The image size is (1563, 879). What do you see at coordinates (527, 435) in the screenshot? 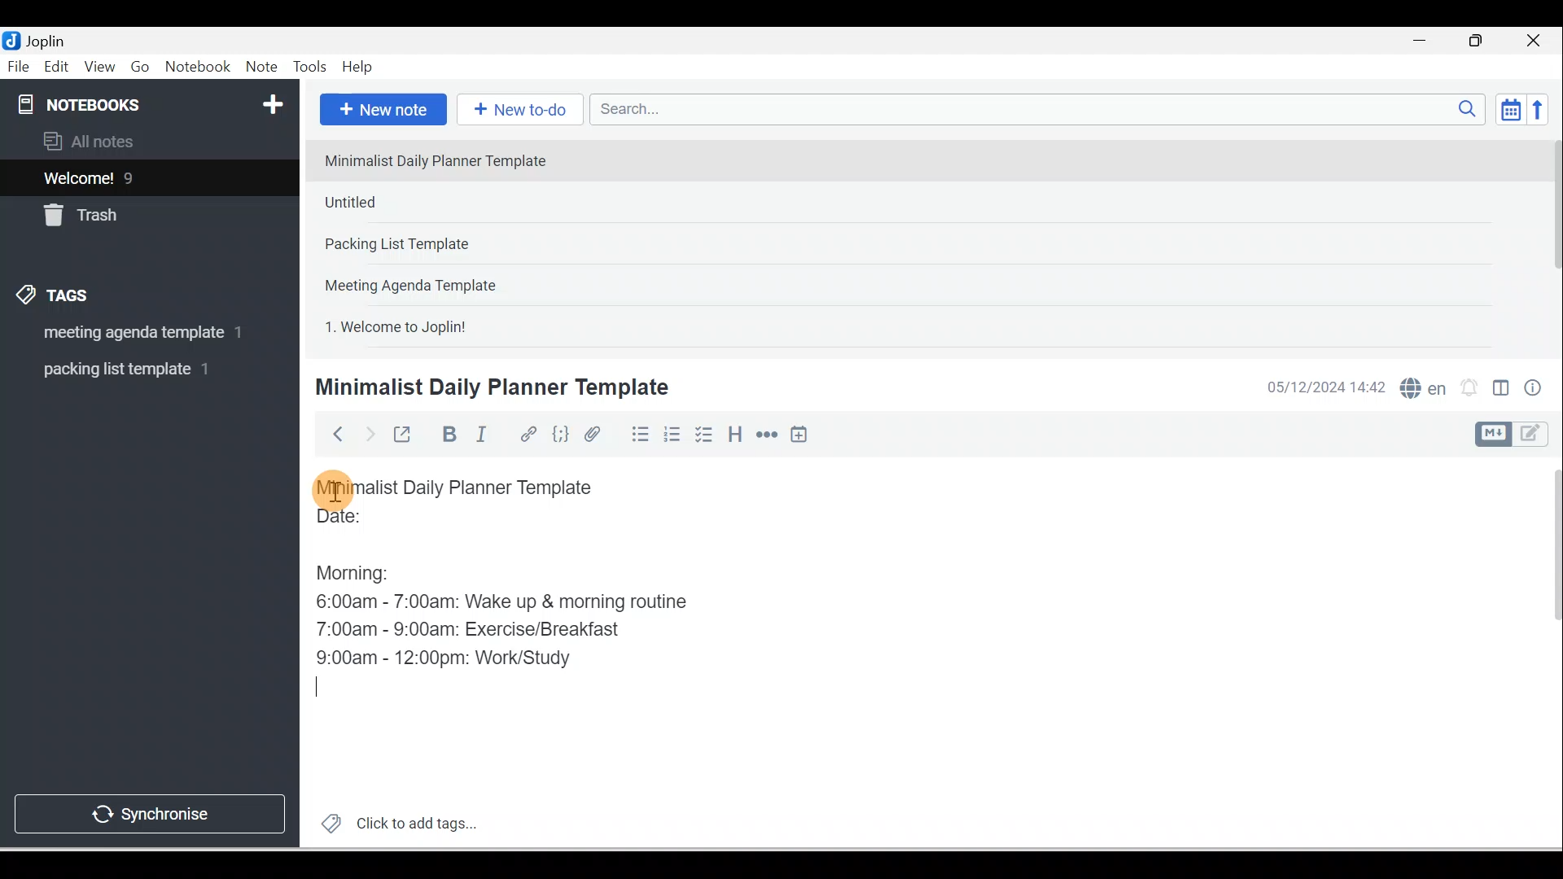
I see `Hyperlink` at bounding box center [527, 435].